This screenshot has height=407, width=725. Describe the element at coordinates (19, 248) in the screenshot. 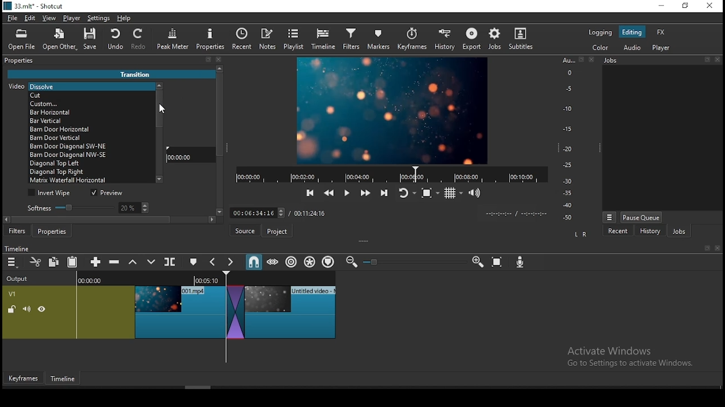

I see `timeline` at that location.